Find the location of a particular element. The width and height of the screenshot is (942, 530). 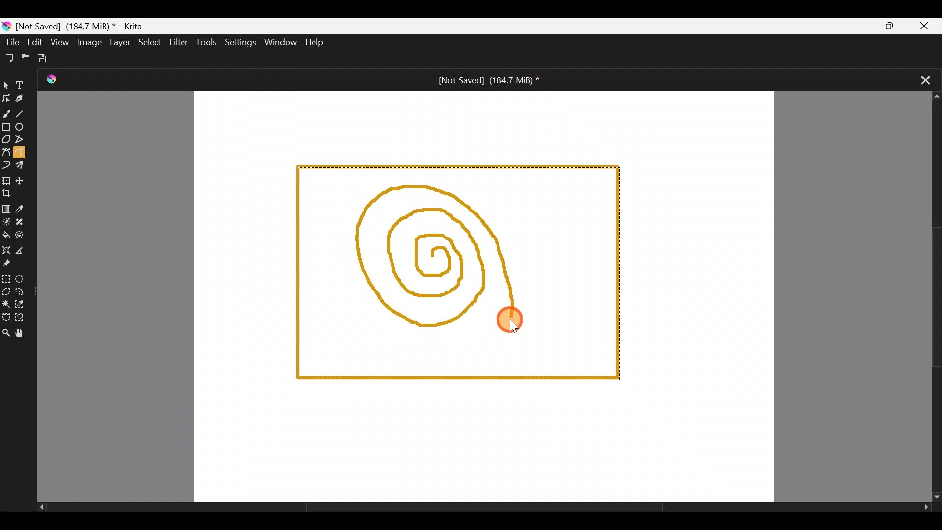

Settings is located at coordinates (239, 42).